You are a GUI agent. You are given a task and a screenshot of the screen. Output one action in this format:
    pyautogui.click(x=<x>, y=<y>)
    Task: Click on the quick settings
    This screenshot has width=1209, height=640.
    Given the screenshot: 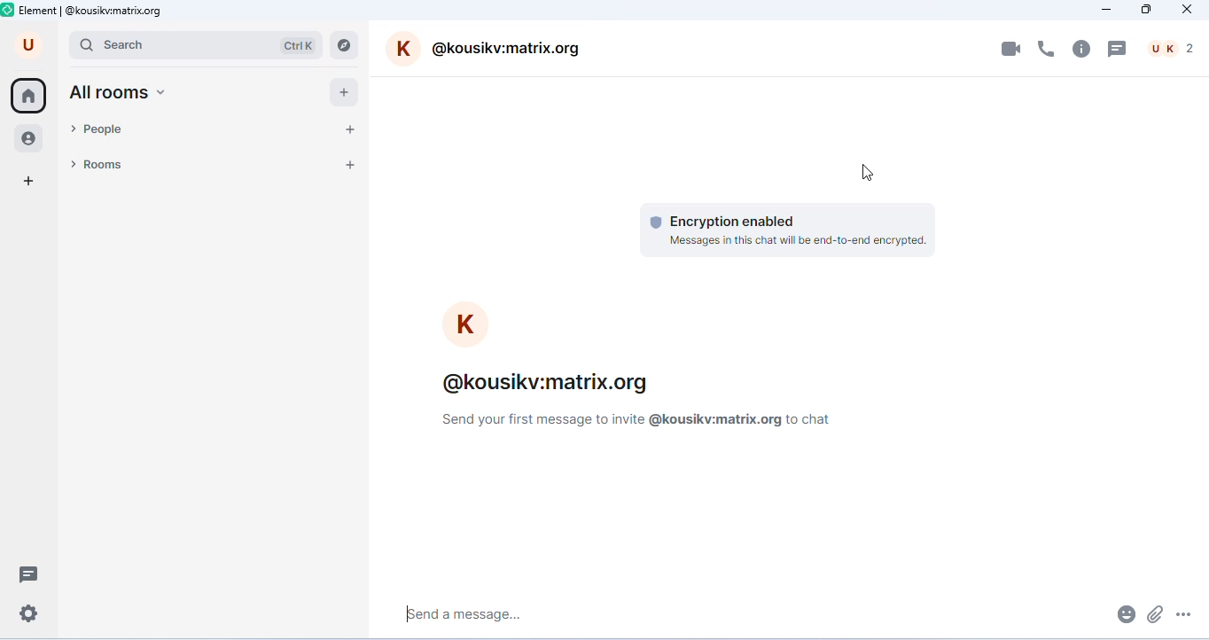 What is the action you would take?
    pyautogui.click(x=29, y=615)
    